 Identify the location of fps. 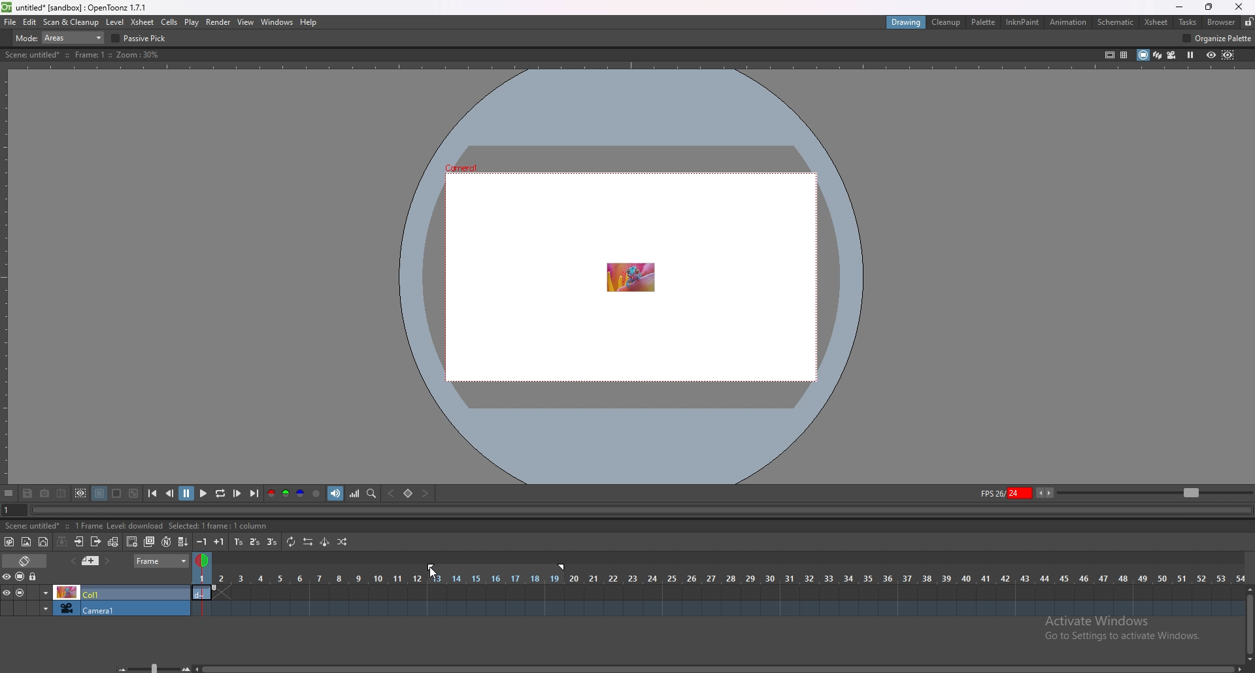
(1017, 493).